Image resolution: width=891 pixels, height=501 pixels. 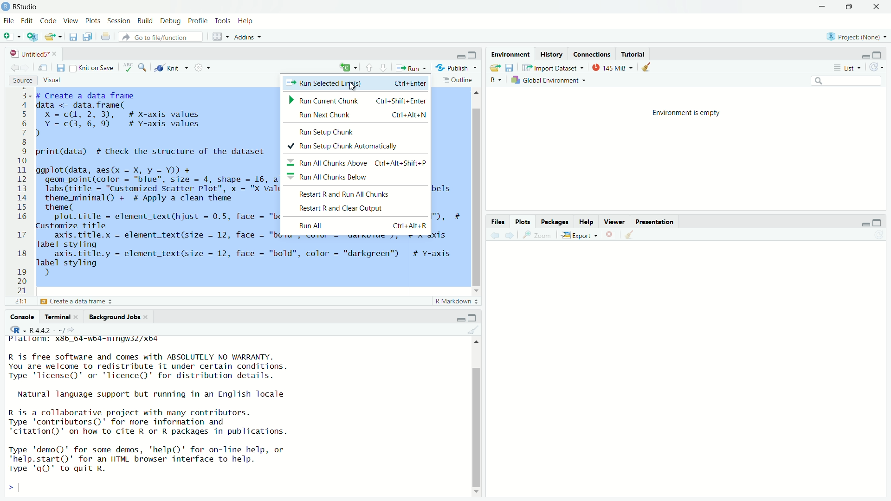 I want to click on Pacakges, so click(x=555, y=223).